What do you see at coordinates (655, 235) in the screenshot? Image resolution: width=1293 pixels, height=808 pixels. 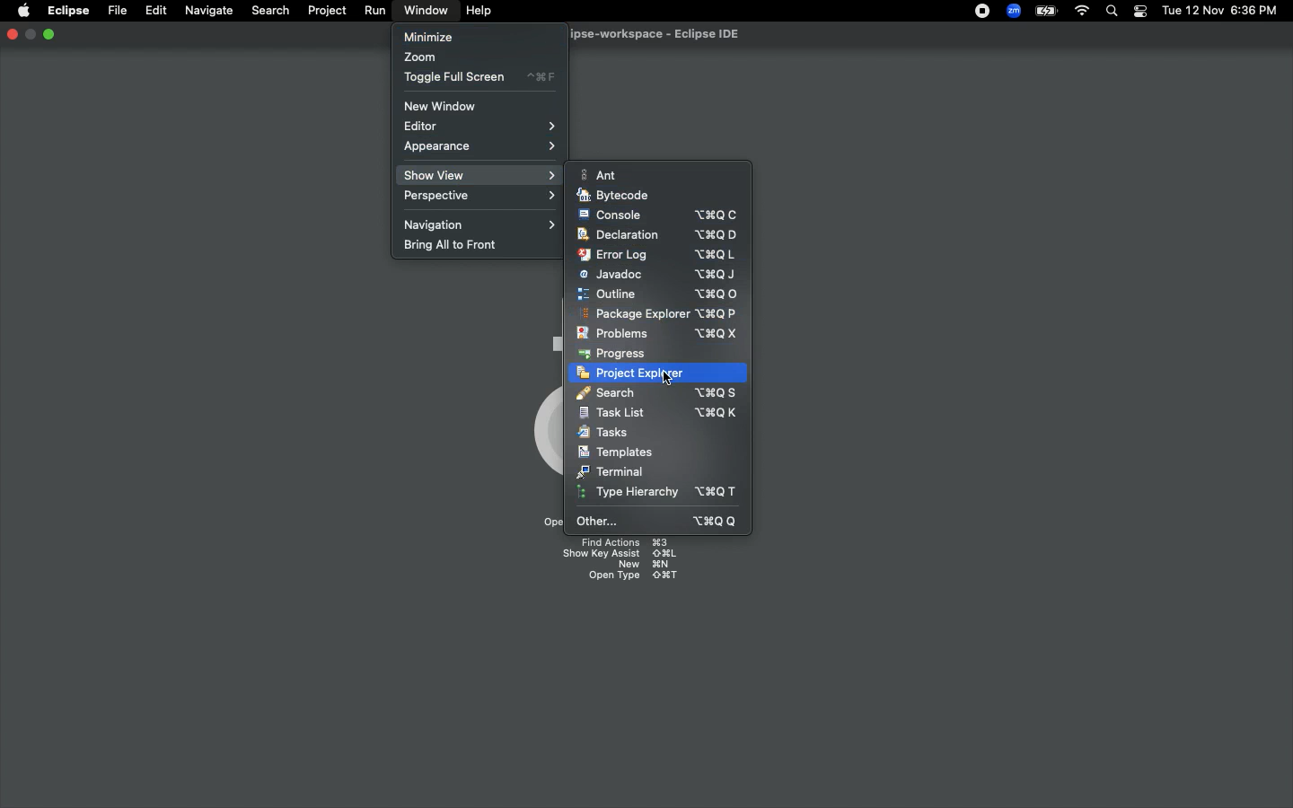 I see `Declaration` at bounding box center [655, 235].